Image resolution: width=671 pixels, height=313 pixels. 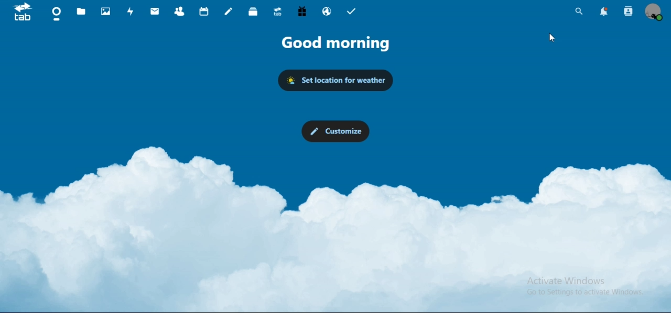 What do you see at coordinates (580, 12) in the screenshot?
I see `search` at bounding box center [580, 12].